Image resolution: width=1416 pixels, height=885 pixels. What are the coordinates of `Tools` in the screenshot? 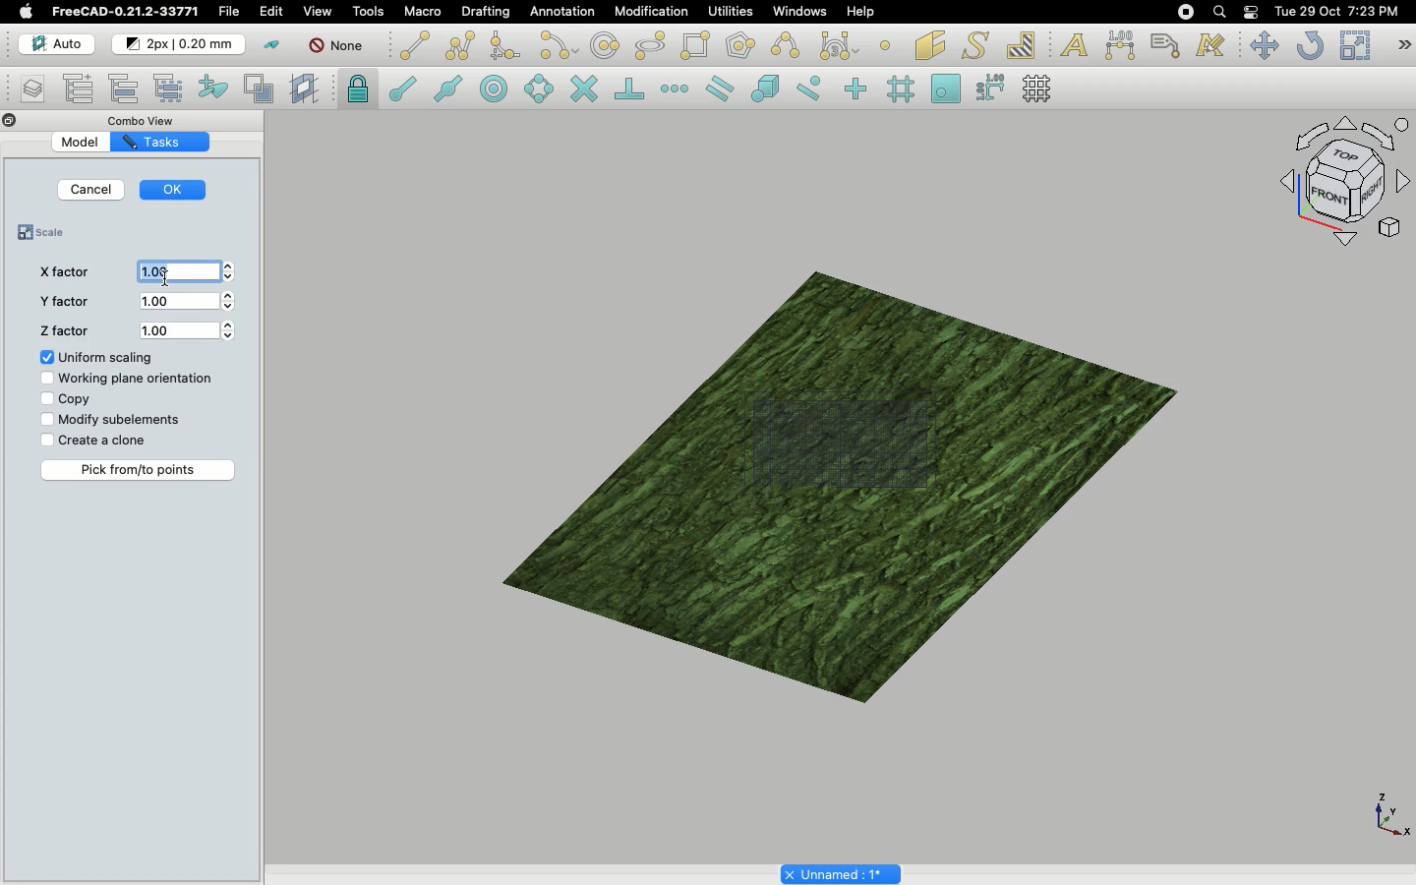 It's located at (371, 12).